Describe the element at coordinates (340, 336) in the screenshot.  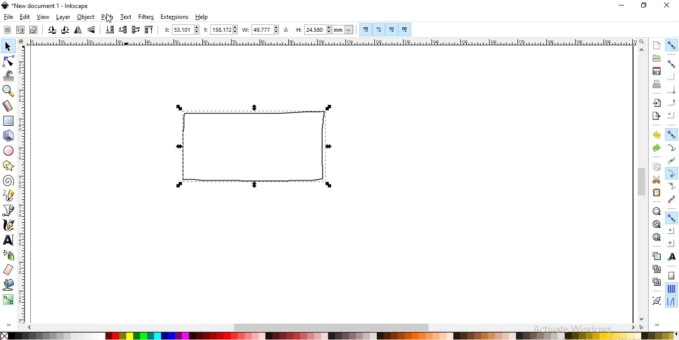
I see ` color` at that location.